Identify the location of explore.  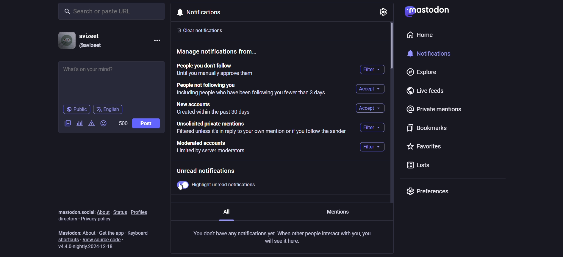
(419, 73).